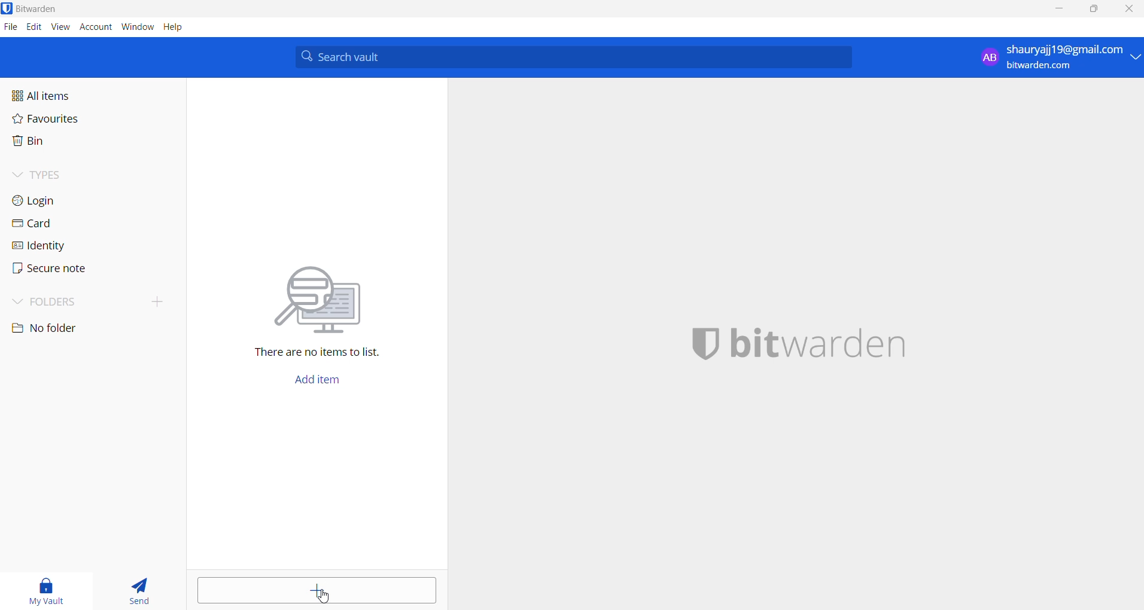  What do you see at coordinates (41, 9) in the screenshot?
I see `Bitwarden` at bounding box center [41, 9].